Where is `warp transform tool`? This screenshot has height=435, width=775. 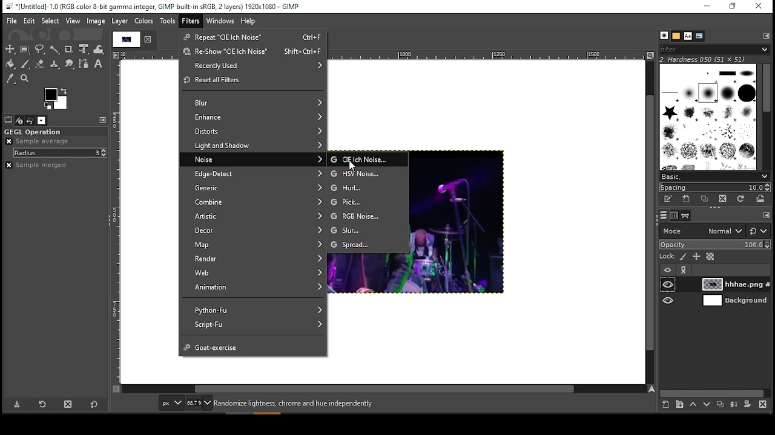
warp transform tool is located at coordinates (99, 48).